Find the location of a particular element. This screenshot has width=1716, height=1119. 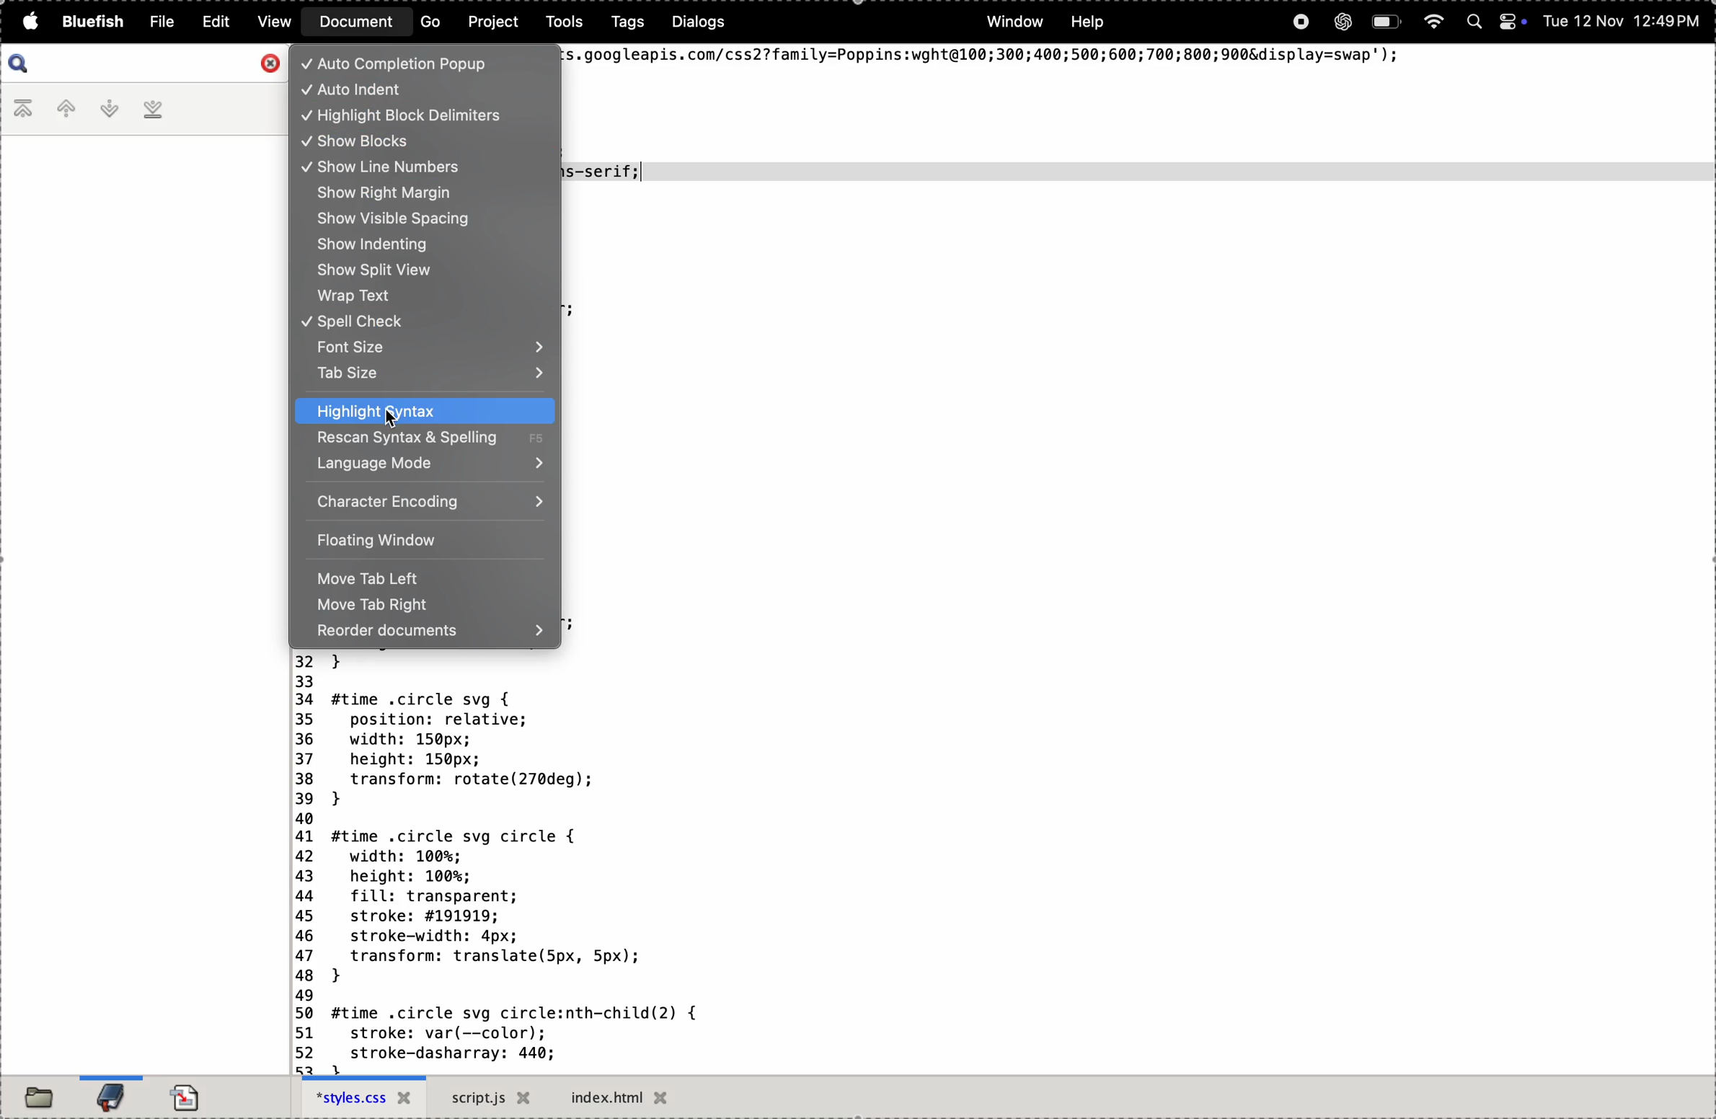

chatgpt is located at coordinates (1340, 24).